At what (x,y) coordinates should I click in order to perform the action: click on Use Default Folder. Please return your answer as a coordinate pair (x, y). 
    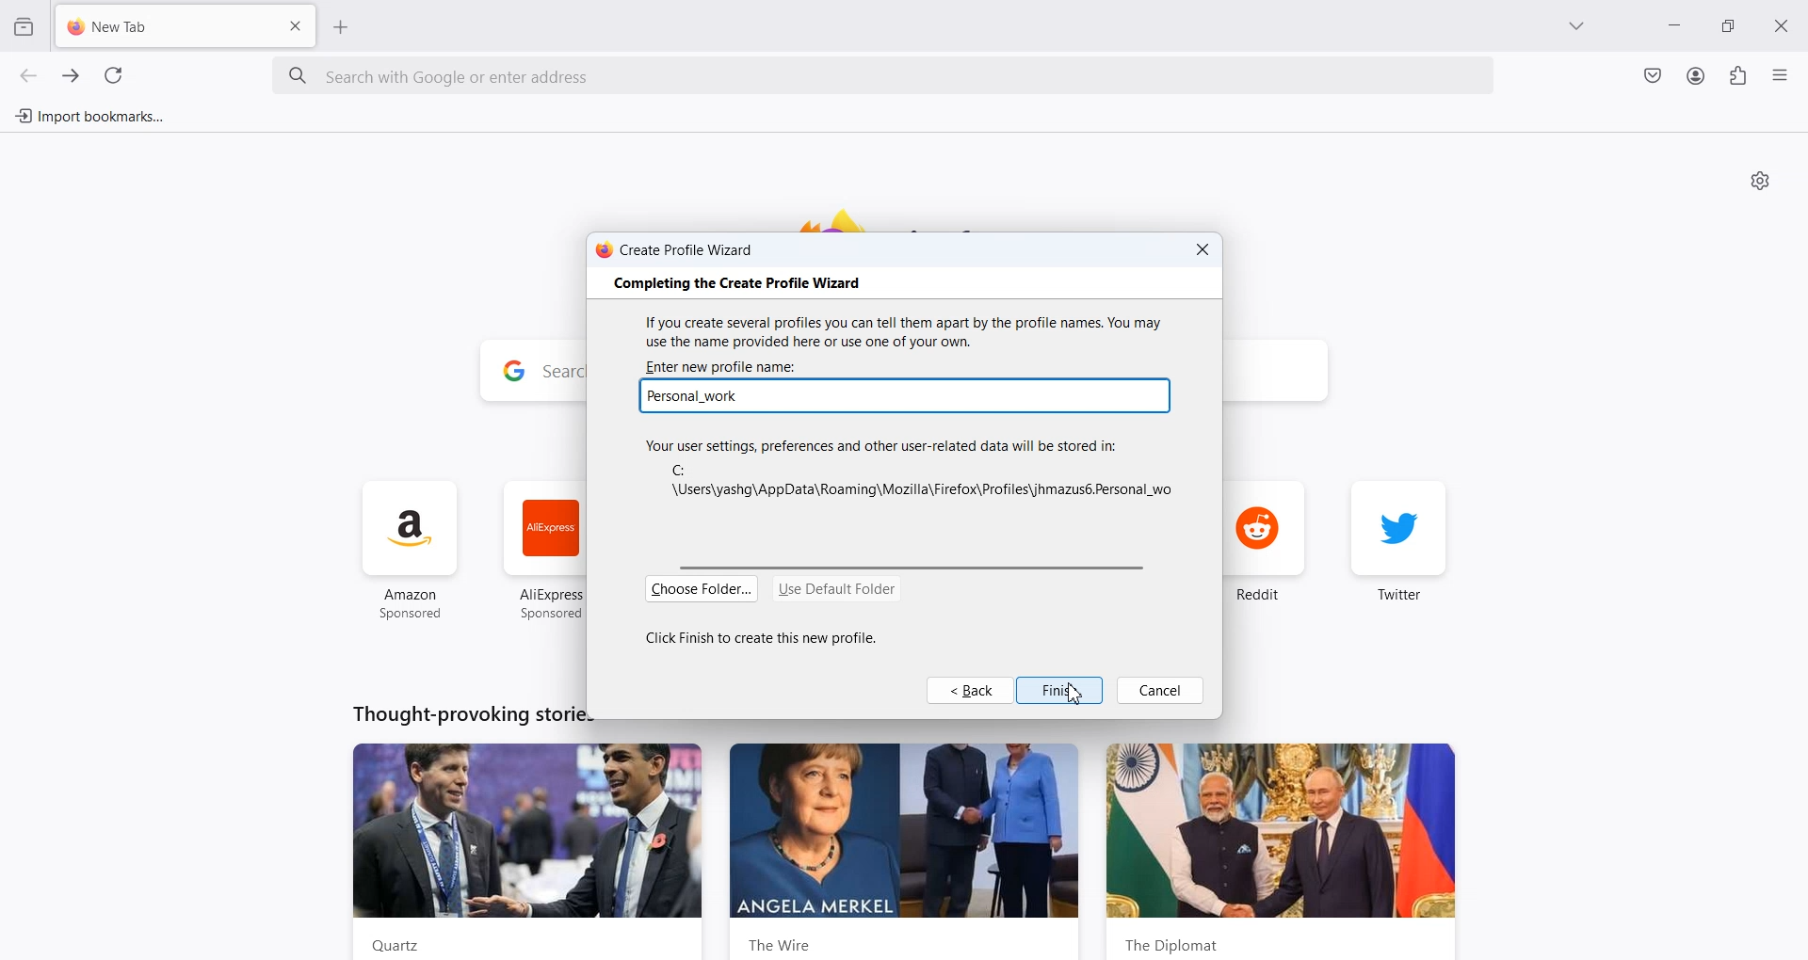
    Looking at the image, I should click on (846, 592).